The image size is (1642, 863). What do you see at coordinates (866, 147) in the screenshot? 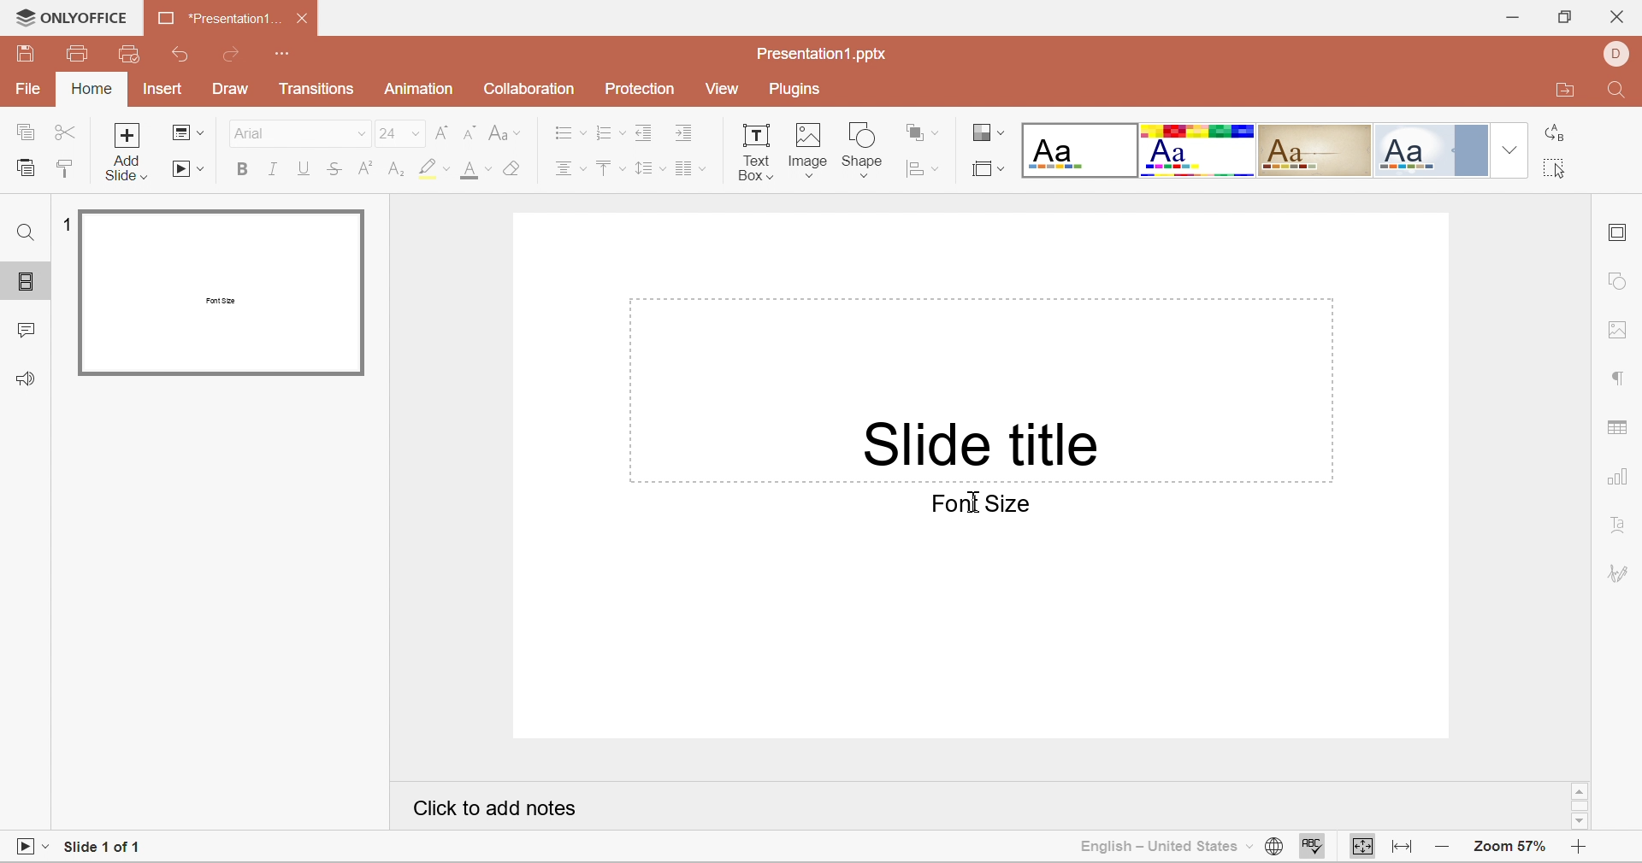
I see `Shape` at bounding box center [866, 147].